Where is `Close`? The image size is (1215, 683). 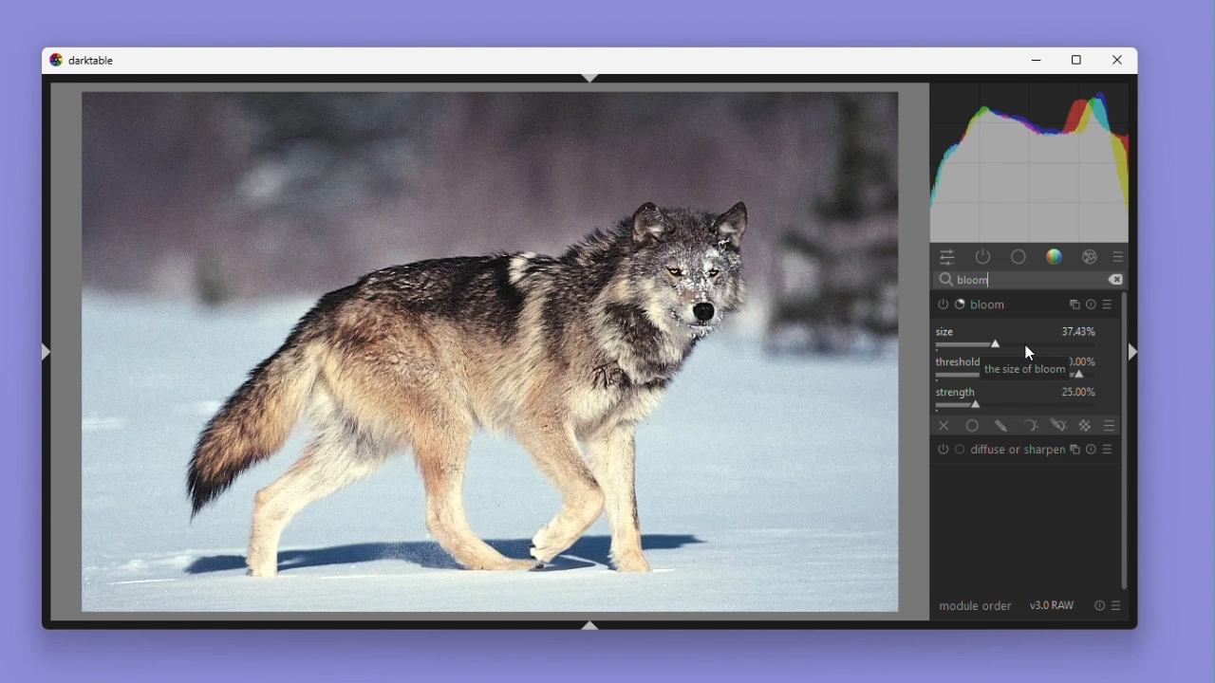 Close is located at coordinates (1113, 60).